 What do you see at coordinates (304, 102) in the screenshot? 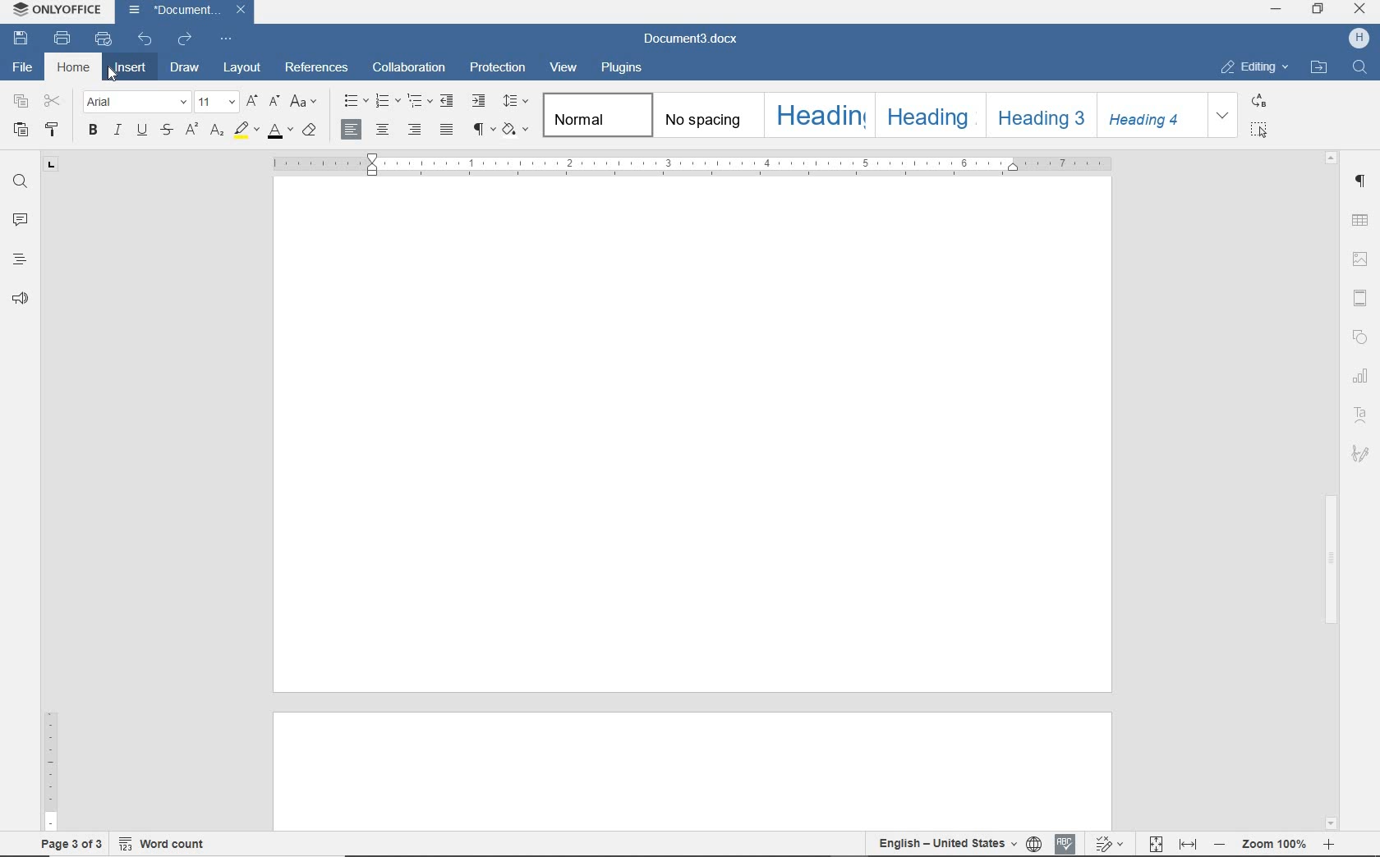
I see `CHANGE CASE` at bounding box center [304, 102].